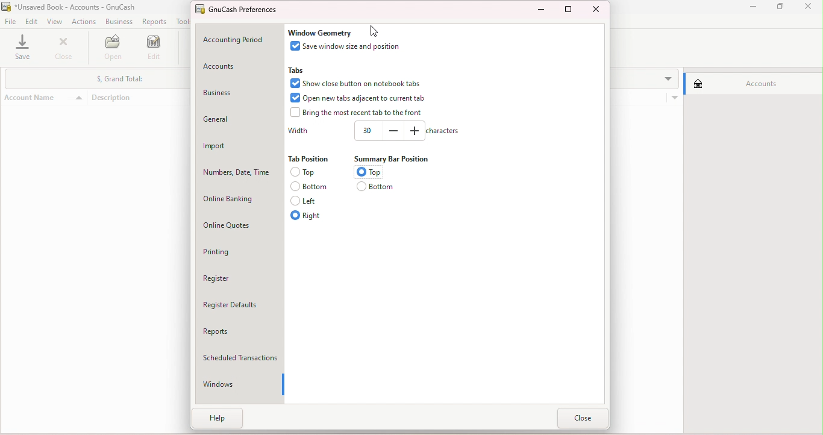  I want to click on top, so click(311, 172).